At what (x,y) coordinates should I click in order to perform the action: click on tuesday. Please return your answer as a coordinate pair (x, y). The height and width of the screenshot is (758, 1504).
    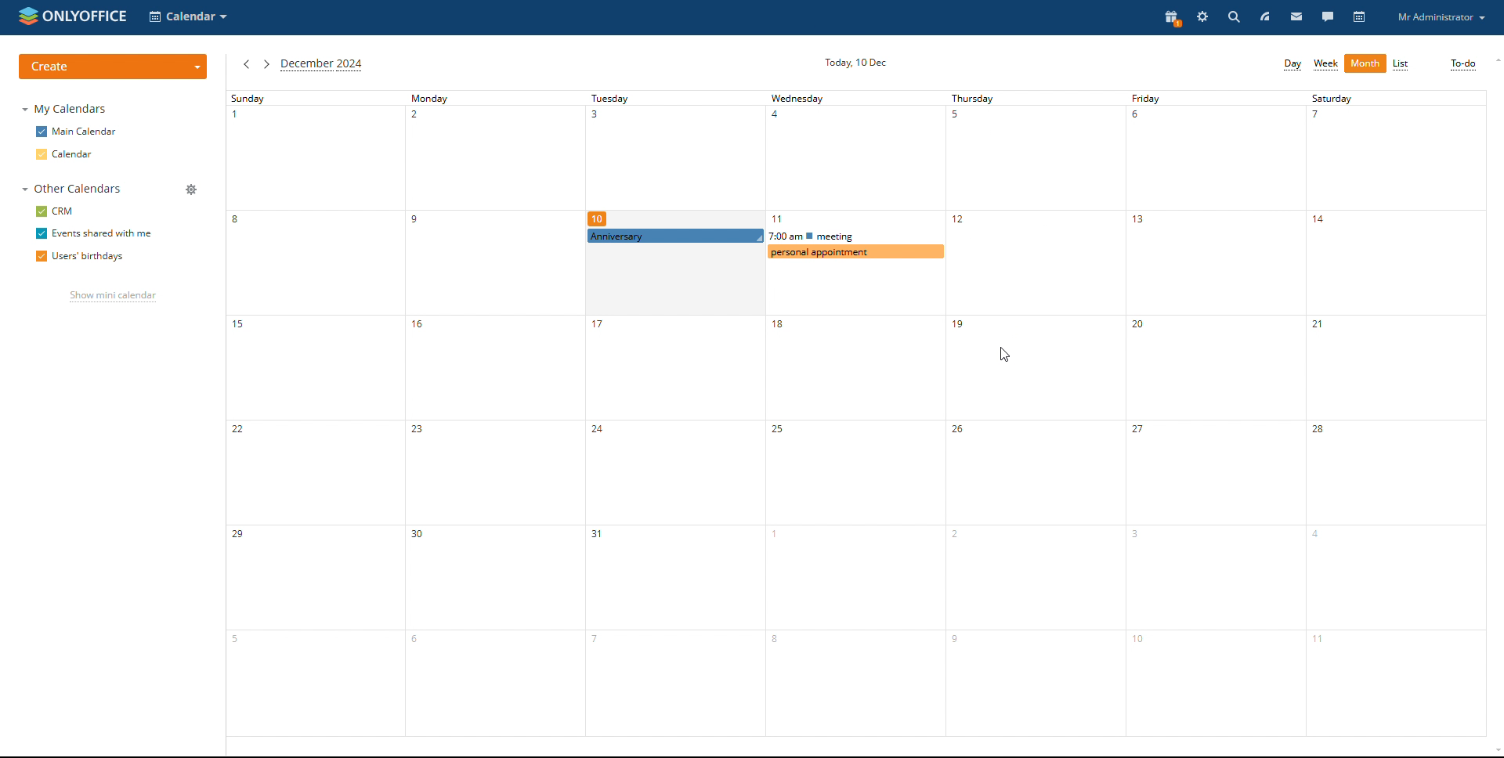
    Looking at the image, I should click on (673, 413).